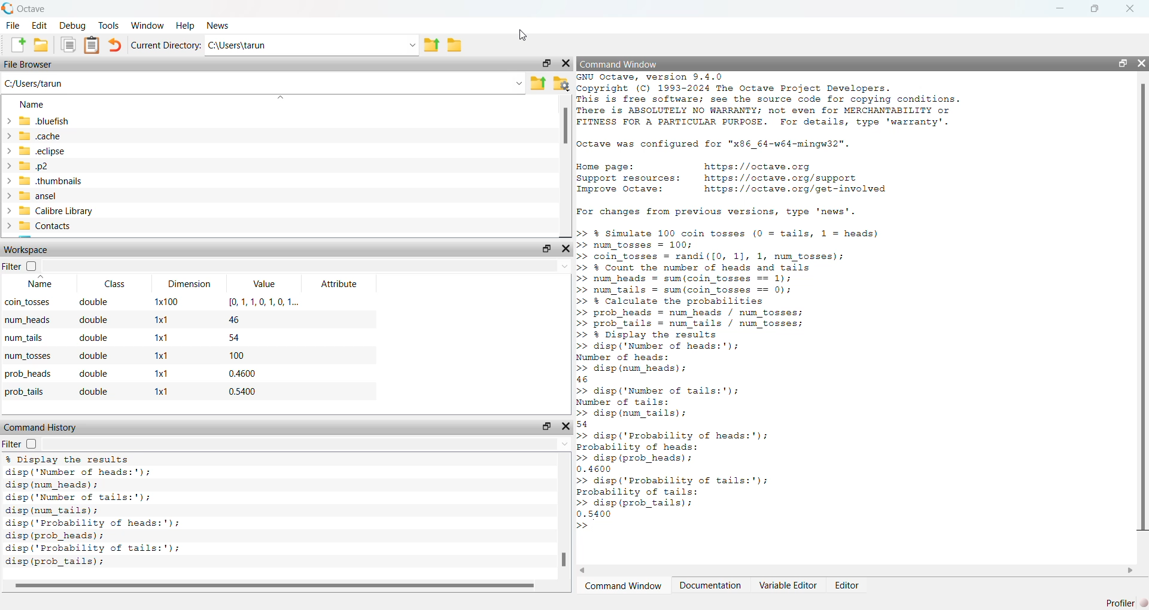 This screenshot has width=1149, height=610. What do you see at coordinates (236, 355) in the screenshot?
I see `100` at bounding box center [236, 355].